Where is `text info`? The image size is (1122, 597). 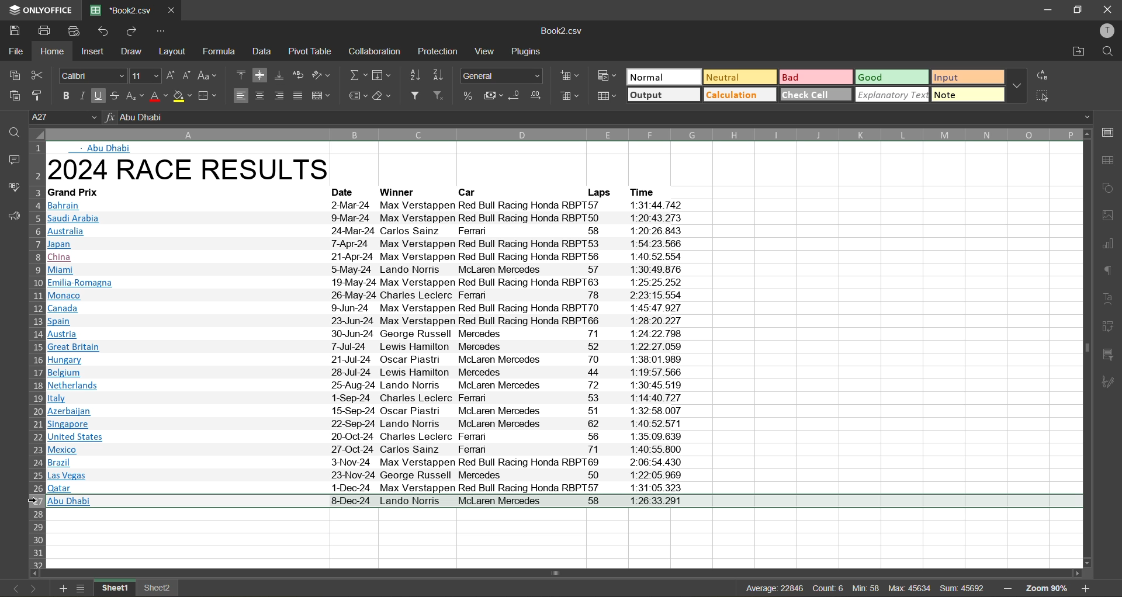
text info is located at coordinates (400, 193).